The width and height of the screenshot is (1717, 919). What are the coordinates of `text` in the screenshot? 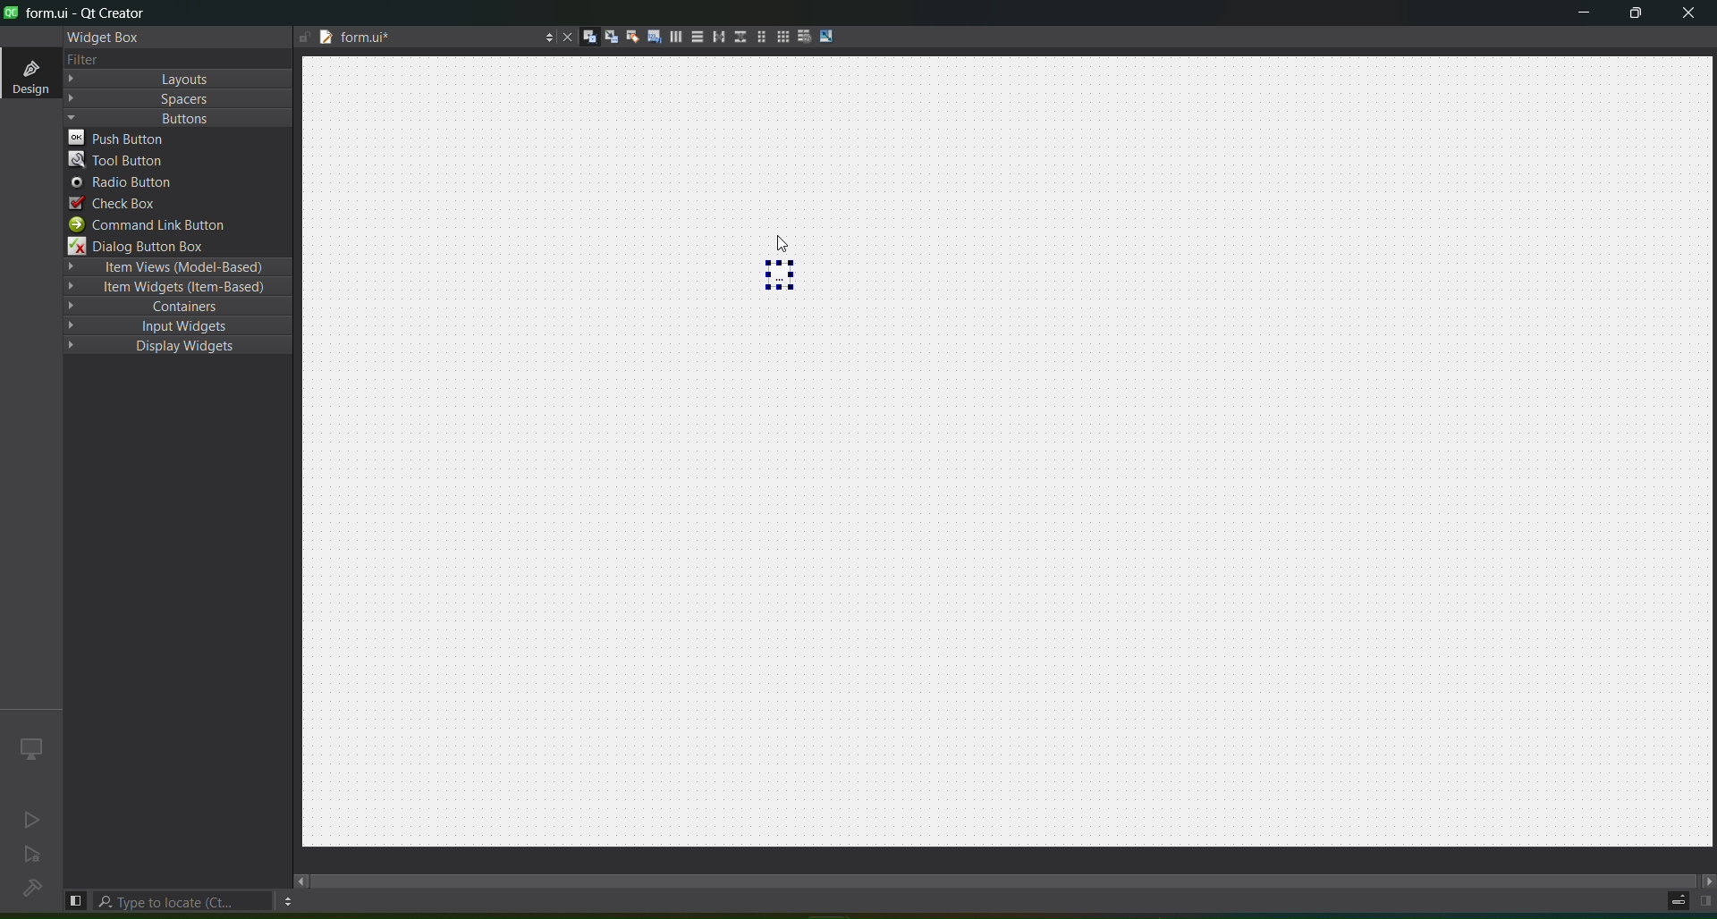 It's located at (89, 58).